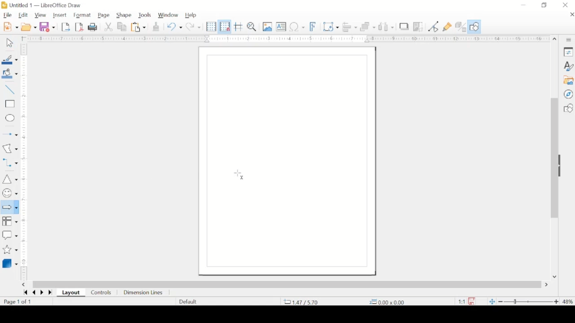 This screenshot has height=323, width=575. What do you see at coordinates (9, 207) in the screenshot?
I see `block arrow` at bounding box center [9, 207].